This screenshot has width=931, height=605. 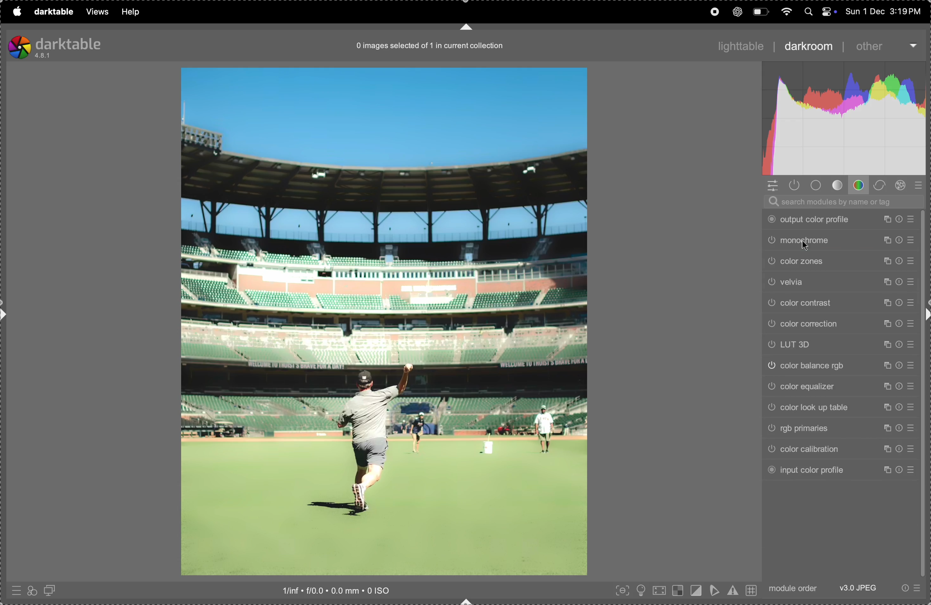 I want to click on image collection, so click(x=426, y=48).